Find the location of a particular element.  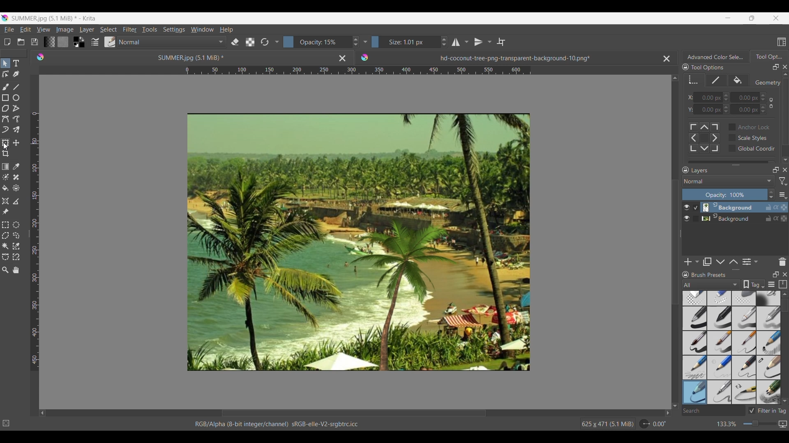

Quick slide of vertical slide bar to top is located at coordinates (785, 74).